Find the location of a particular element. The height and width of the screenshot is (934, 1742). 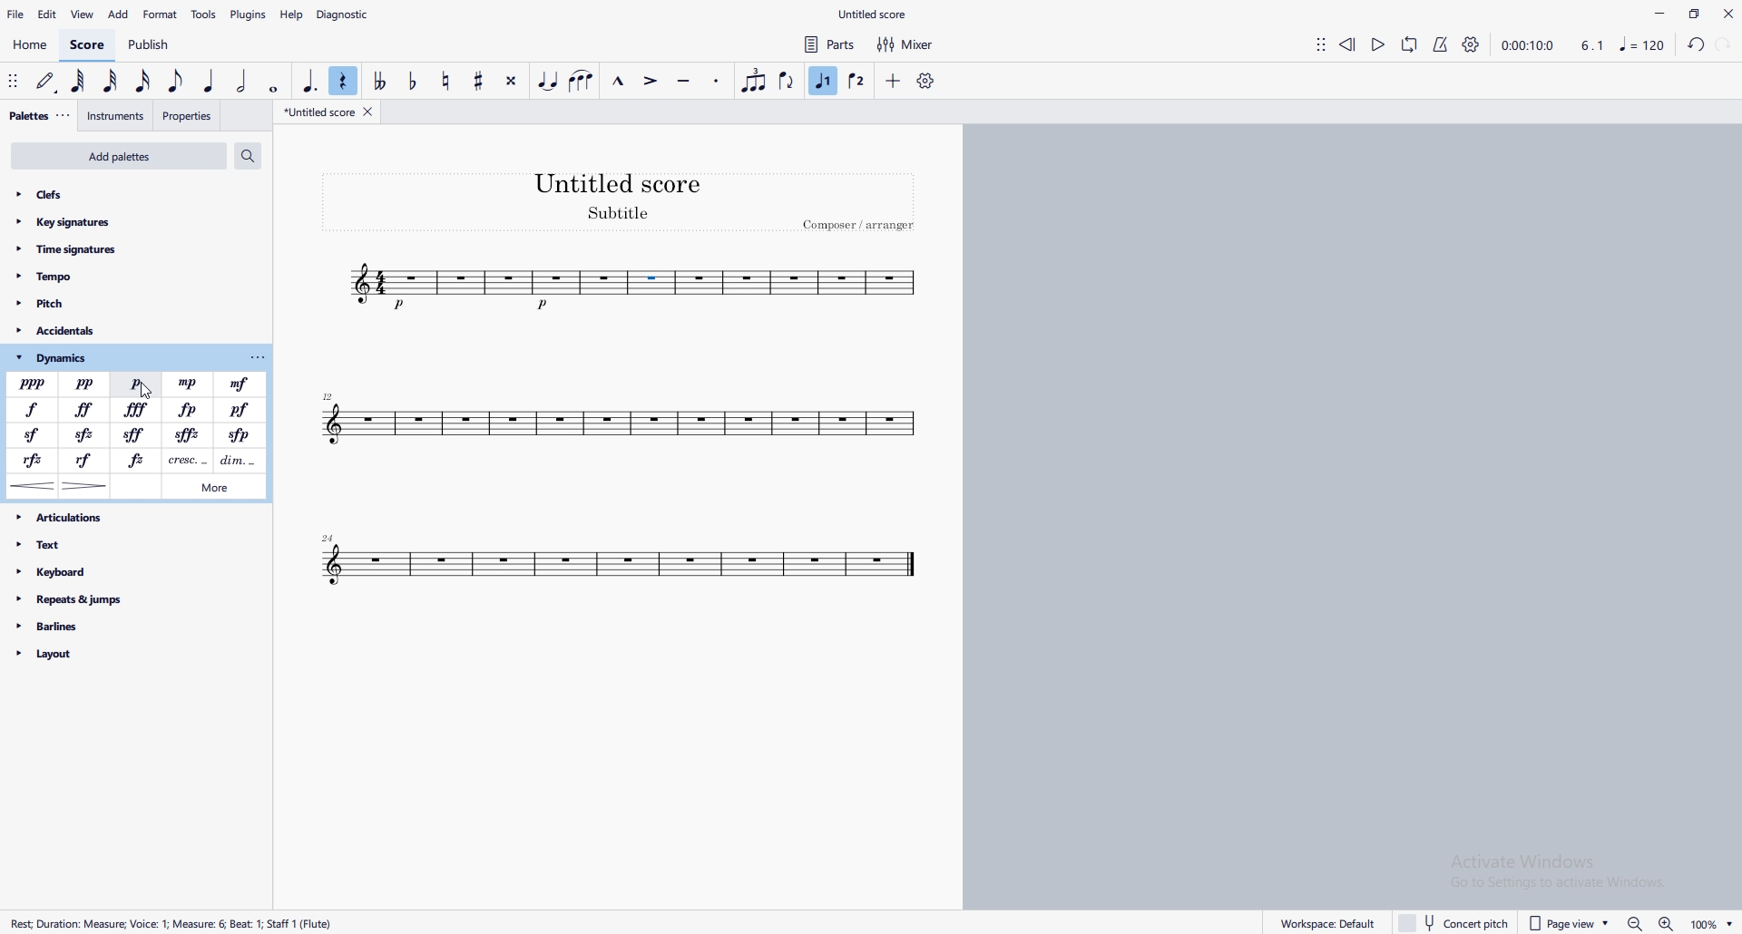

sforfando is located at coordinates (135, 433).